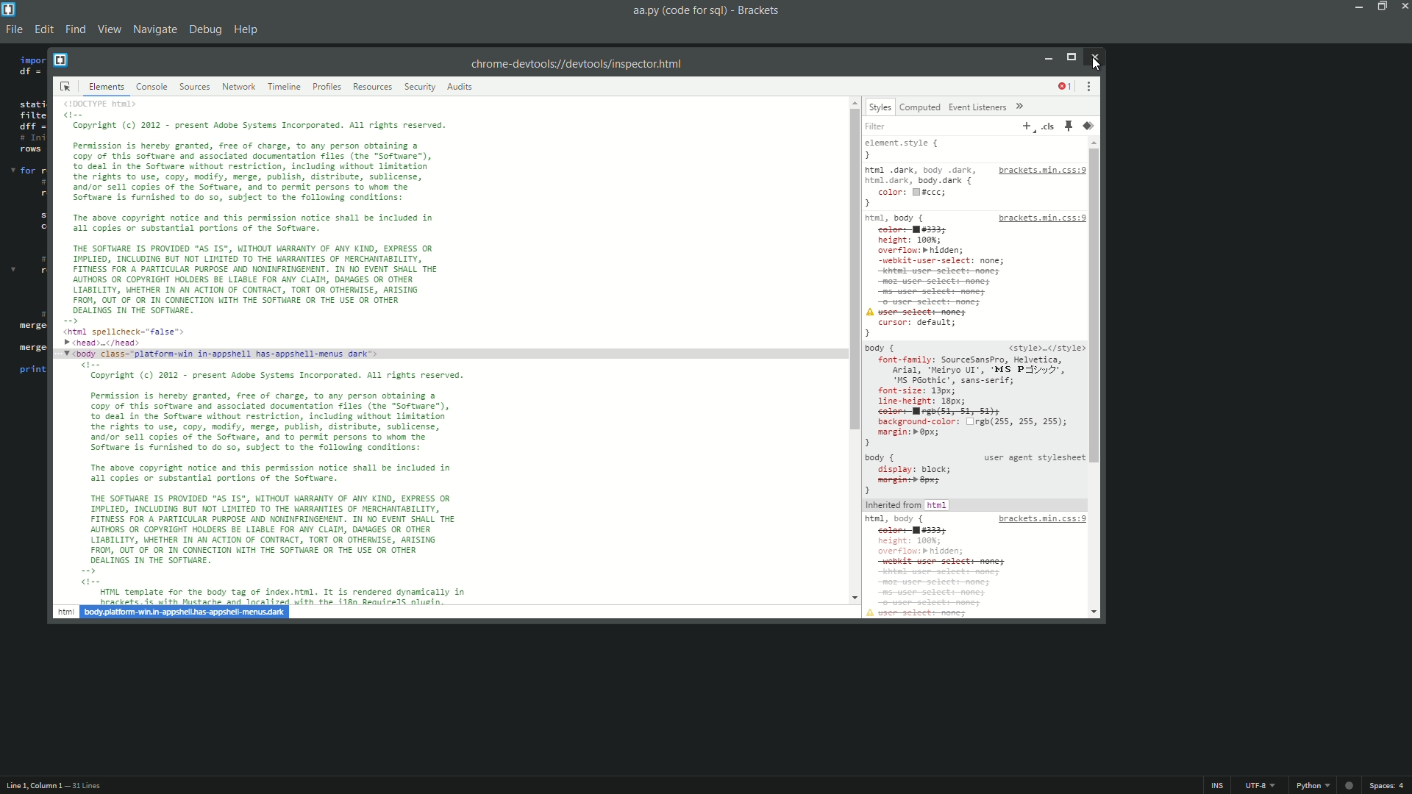  What do you see at coordinates (1260, 785) in the screenshot?
I see `UTF-8` at bounding box center [1260, 785].